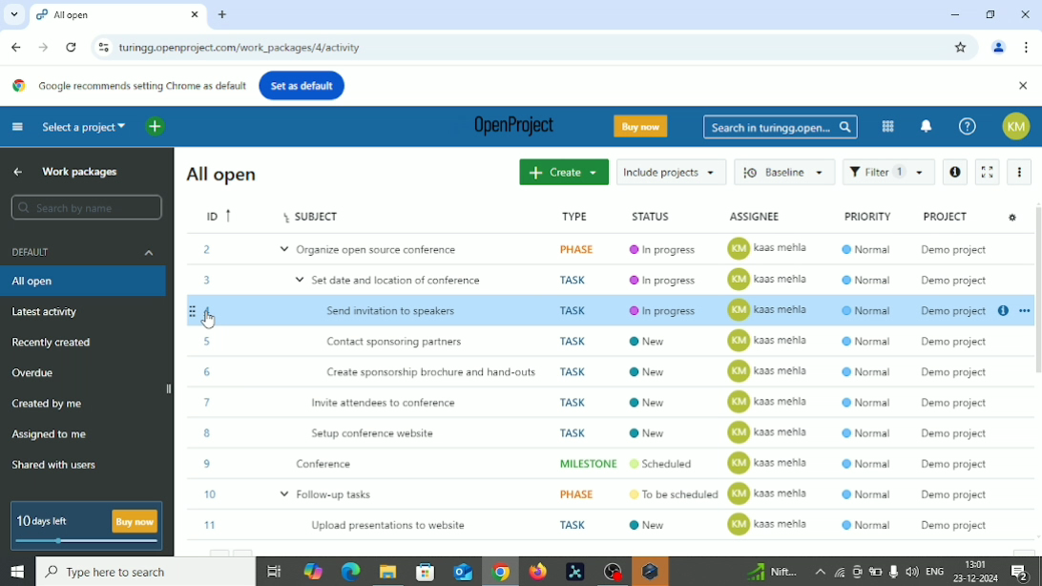 The height and width of the screenshot is (586, 1042). I want to click on Search, so click(87, 208).